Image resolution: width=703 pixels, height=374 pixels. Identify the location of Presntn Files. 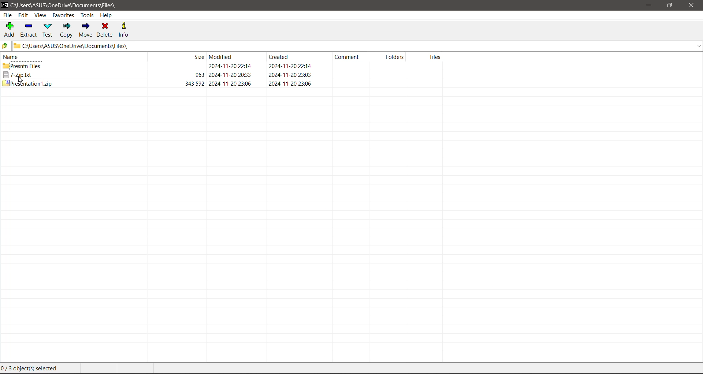
(22, 66).